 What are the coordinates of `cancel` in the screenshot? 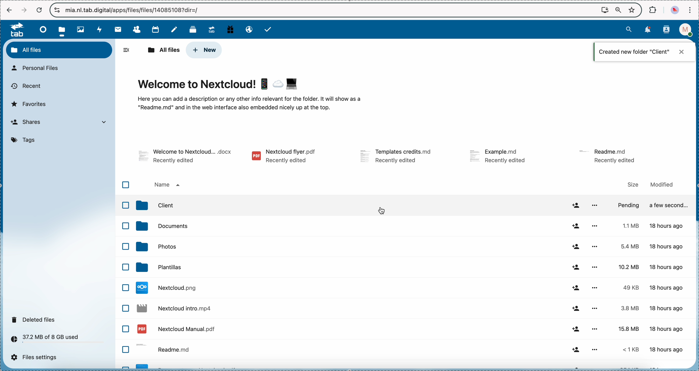 It's located at (39, 10).